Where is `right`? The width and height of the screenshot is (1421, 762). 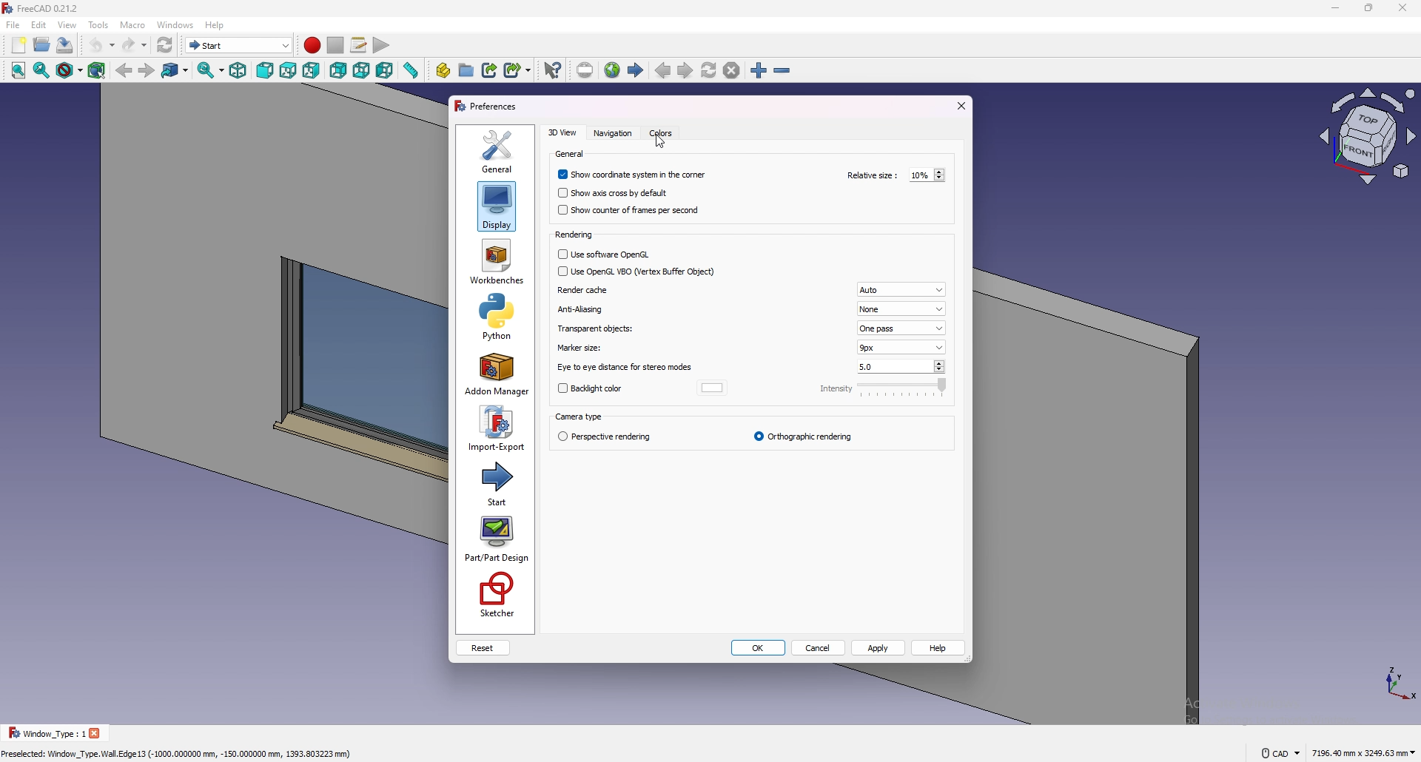
right is located at coordinates (312, 70).